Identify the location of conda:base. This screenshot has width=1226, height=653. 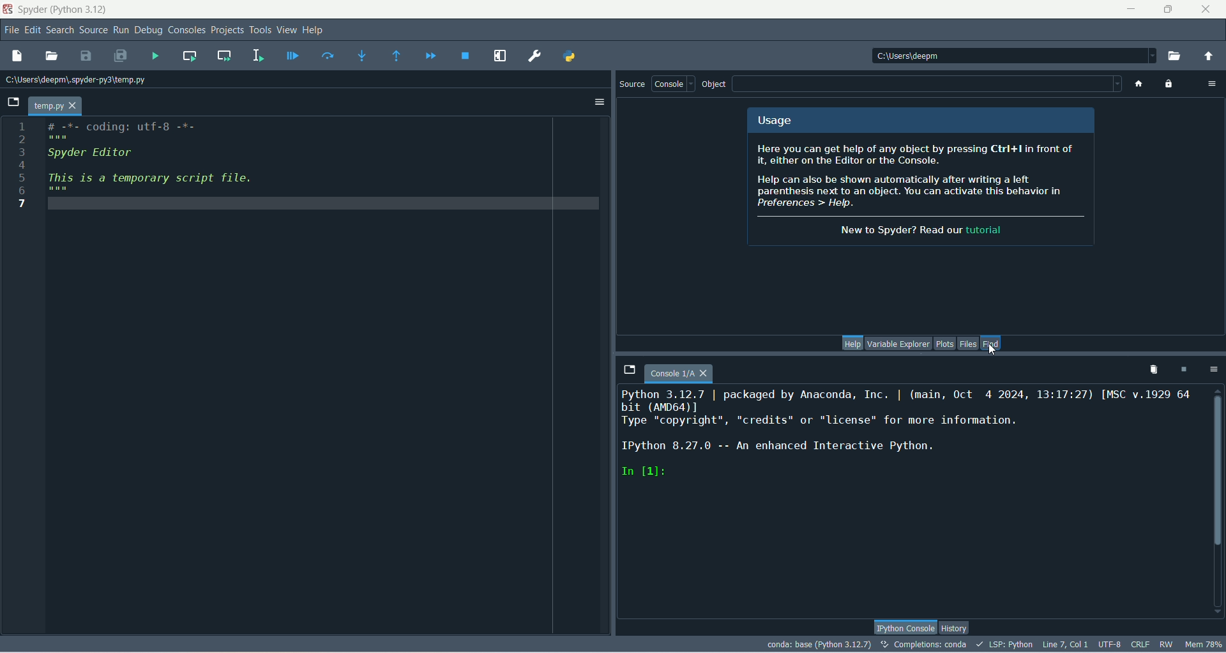
(819, 643).